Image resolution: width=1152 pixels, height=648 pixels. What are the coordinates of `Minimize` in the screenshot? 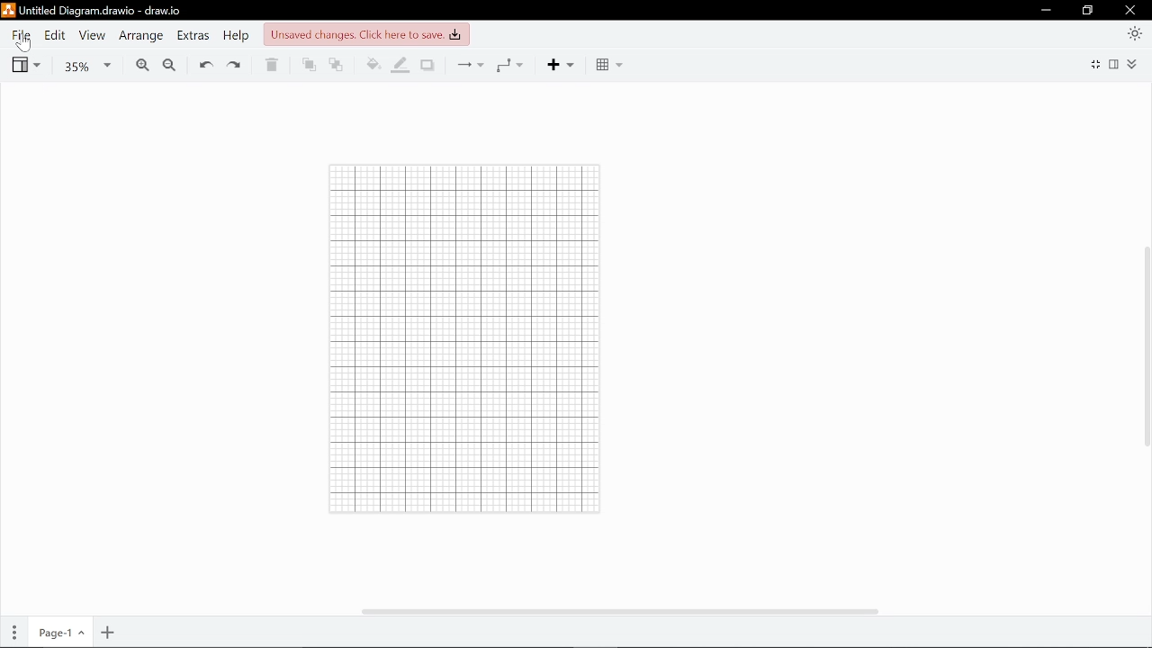 It's located at (1045, 10).